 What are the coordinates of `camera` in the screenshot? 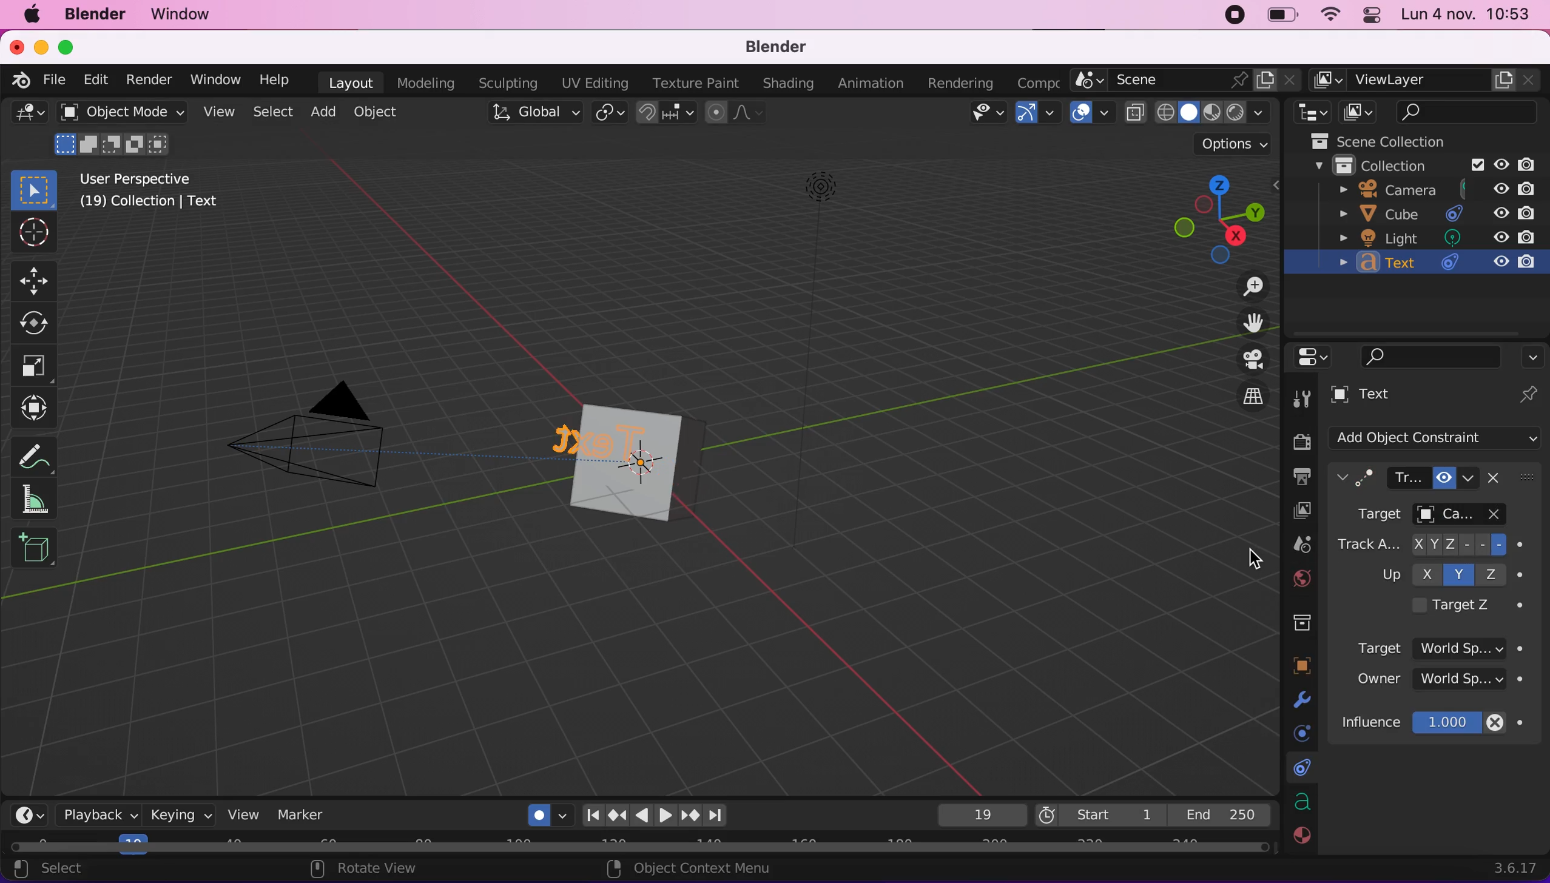 It's located at (329, 449).